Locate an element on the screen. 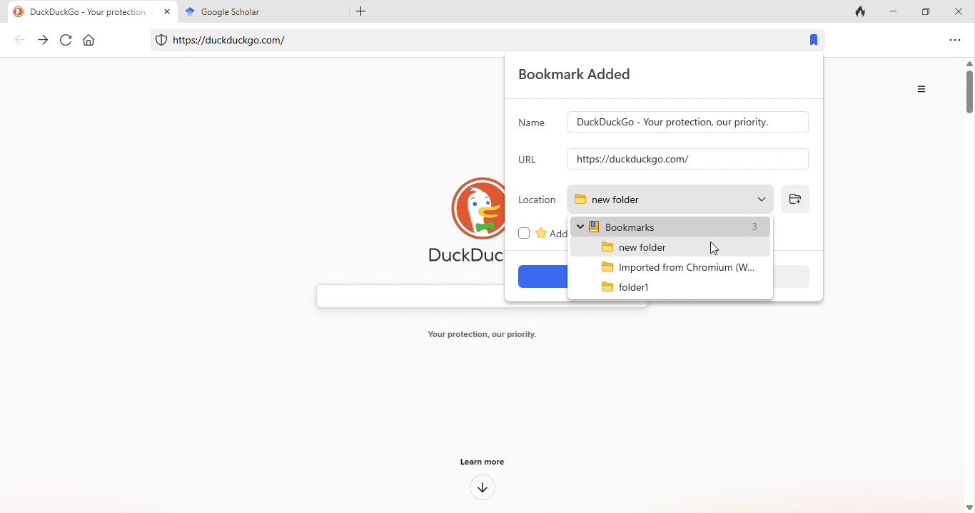  learn more is located at coordinates (486, 460).